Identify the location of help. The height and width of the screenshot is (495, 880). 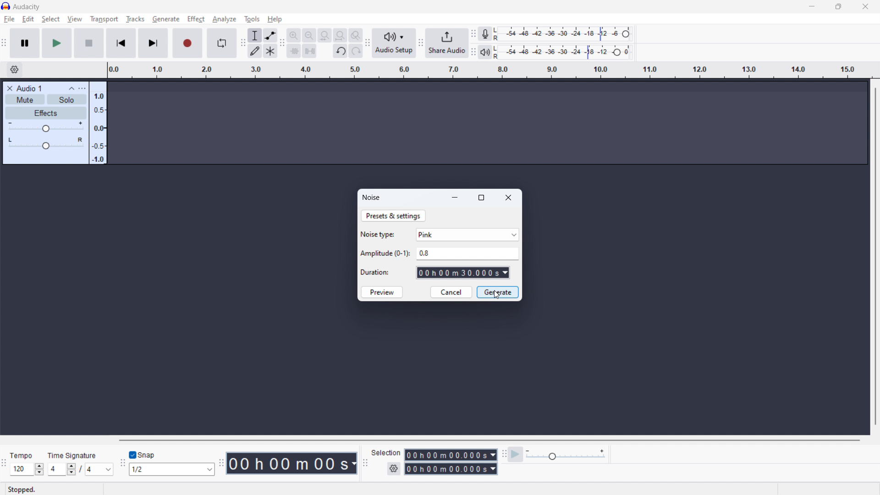
(275, 19).